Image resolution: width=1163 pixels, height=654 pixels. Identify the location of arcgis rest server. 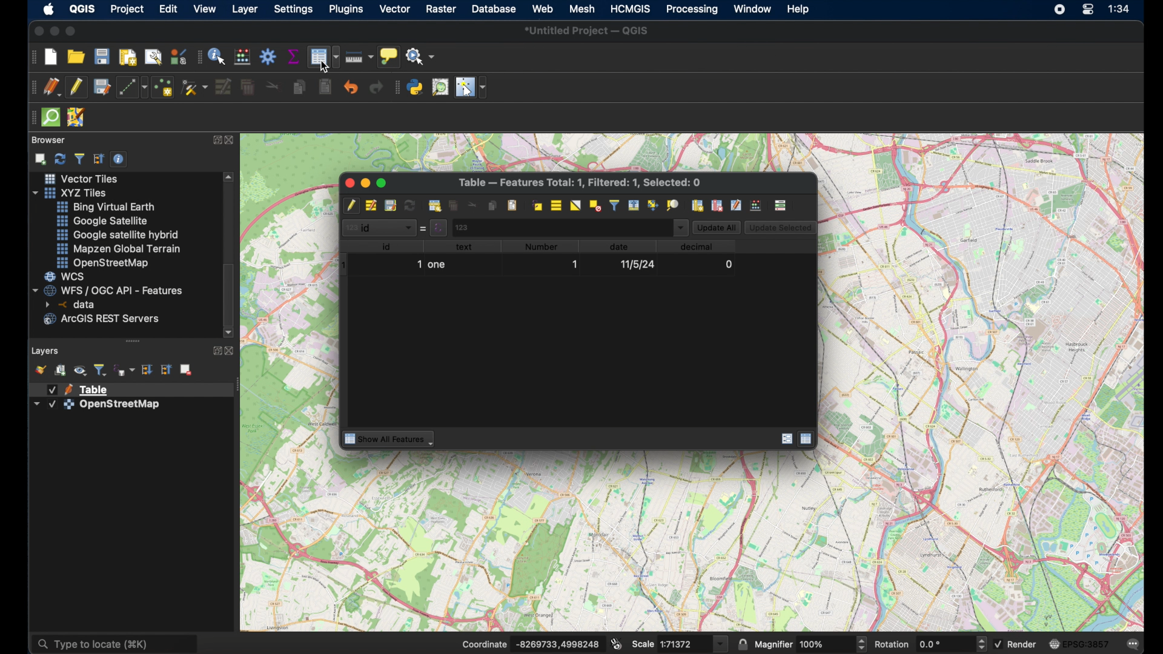
(103, 320).